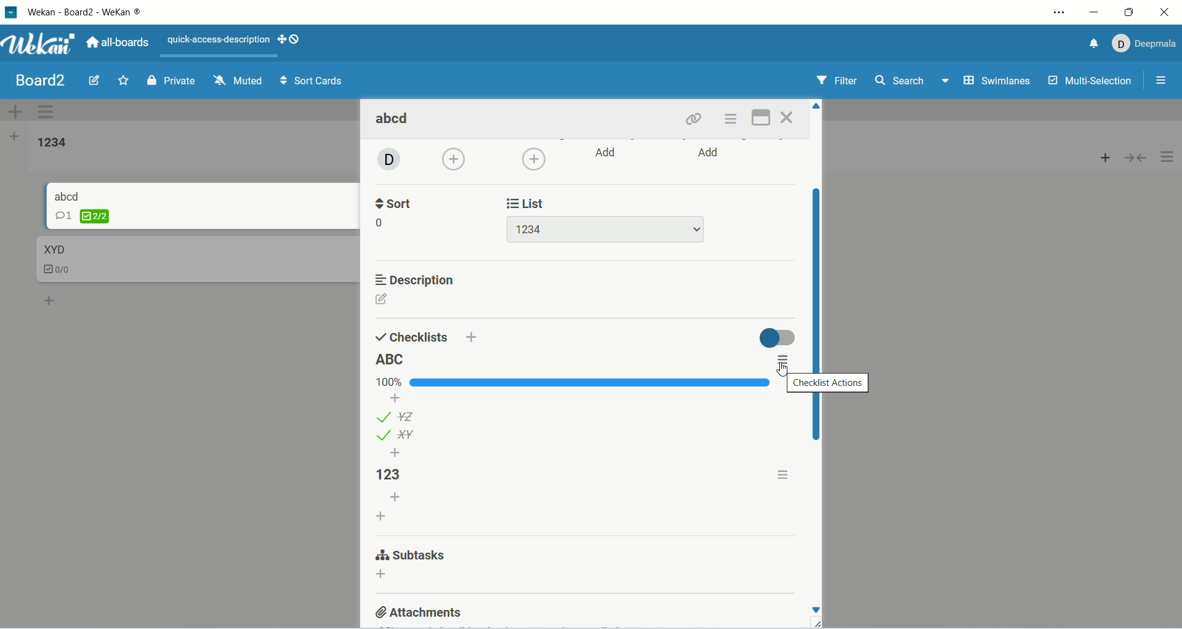 The height and width of the screenshot is (629, 1182). What do you see at coordinates (289, 39) in the screenshot?
I see `SHOW-DESKTOP-DRAG-HANDLES` at bounding box center [289, 39].